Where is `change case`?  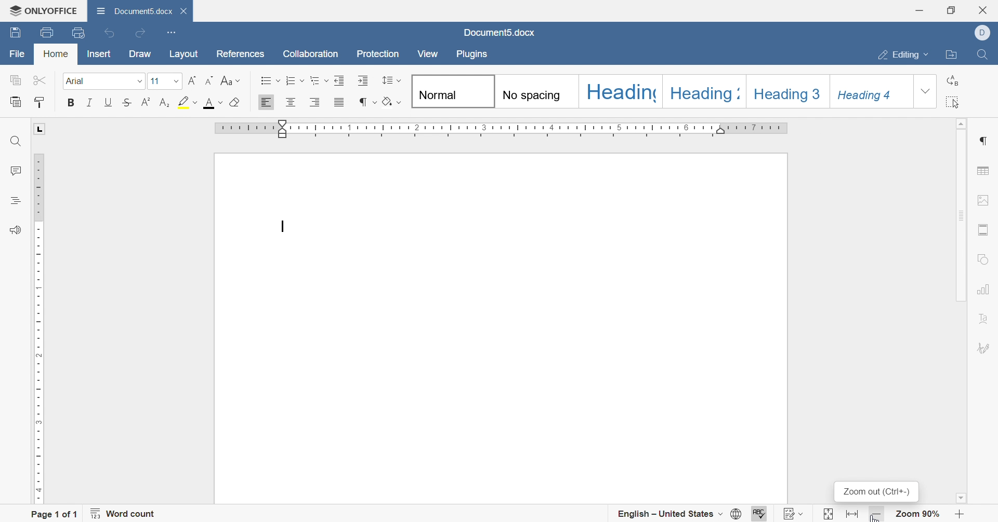
change case is located at coordinates (229, 79).